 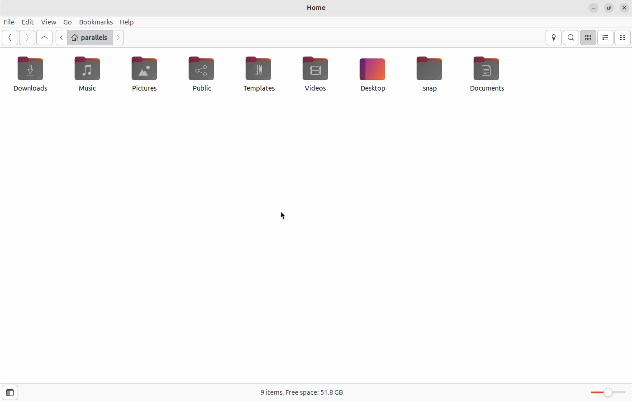 I want to click on icon view, so click(x=589, y=37).